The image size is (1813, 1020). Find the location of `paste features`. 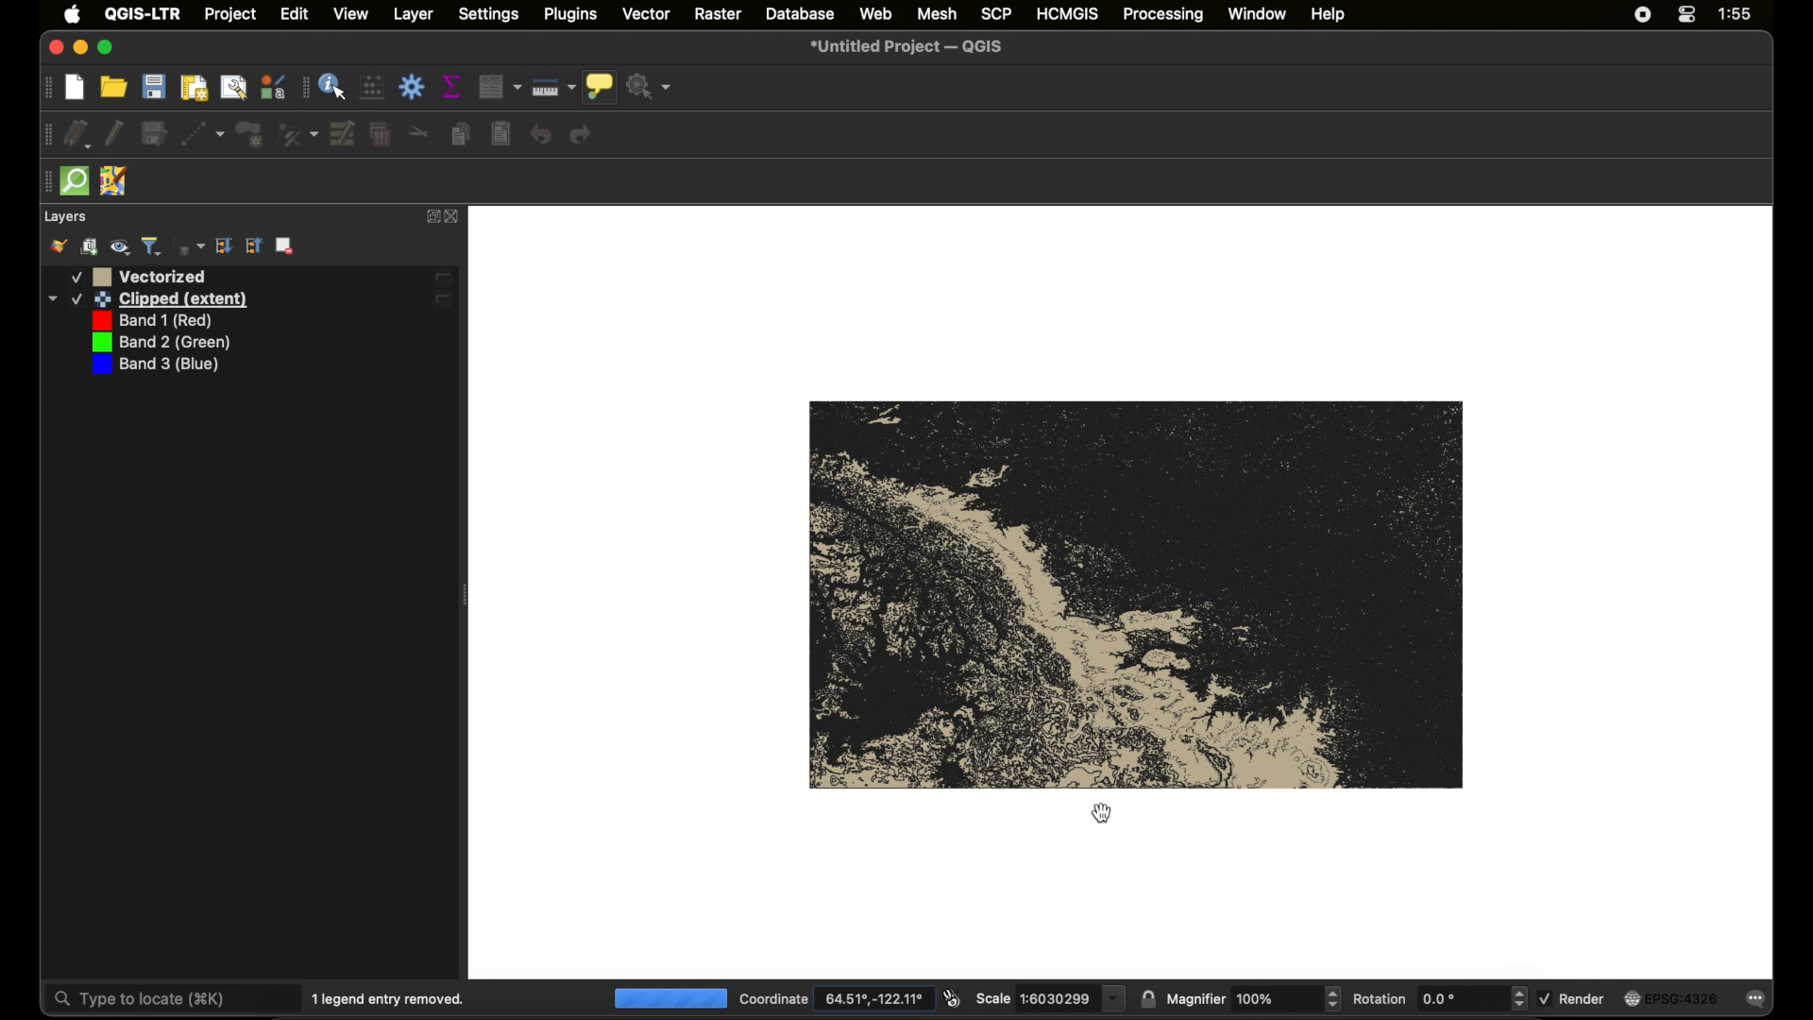

paste features is located at coordinates (500, 134).